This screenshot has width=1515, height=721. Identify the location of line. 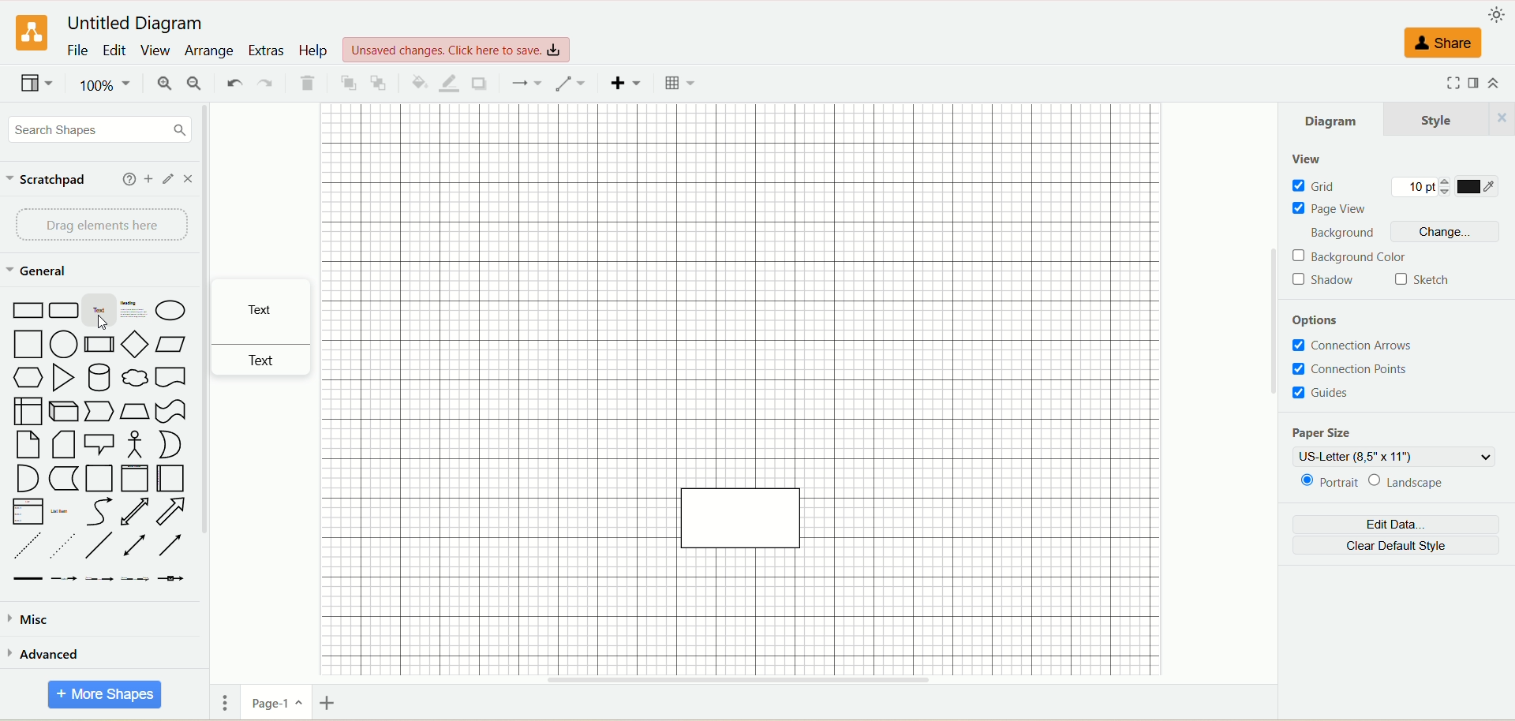
(102, 546).